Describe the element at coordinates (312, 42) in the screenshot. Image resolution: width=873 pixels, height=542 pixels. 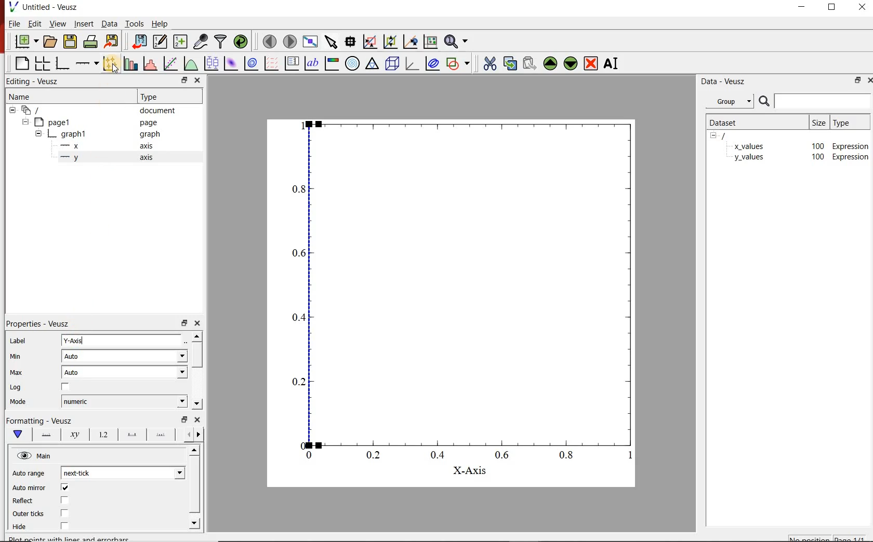
I see `view plot fullscreen` at that location.